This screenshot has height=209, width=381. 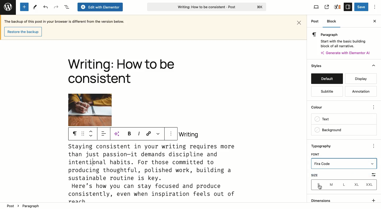 What do you see at coordinates (372, 66) in the screenshot?
I see `Close` at bounding box center [372, 66].